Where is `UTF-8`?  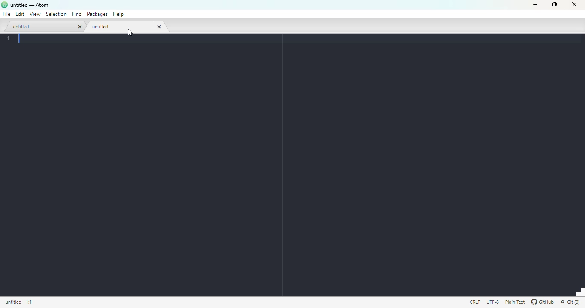
UTF-8 is located at coordinates (493, 302).